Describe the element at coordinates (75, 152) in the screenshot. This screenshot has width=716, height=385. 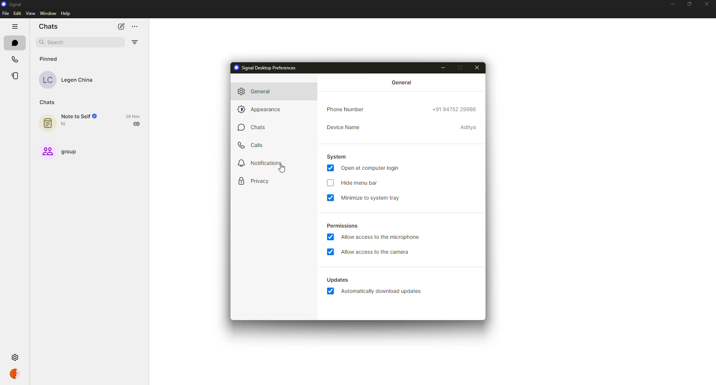
I see `group` at that location.